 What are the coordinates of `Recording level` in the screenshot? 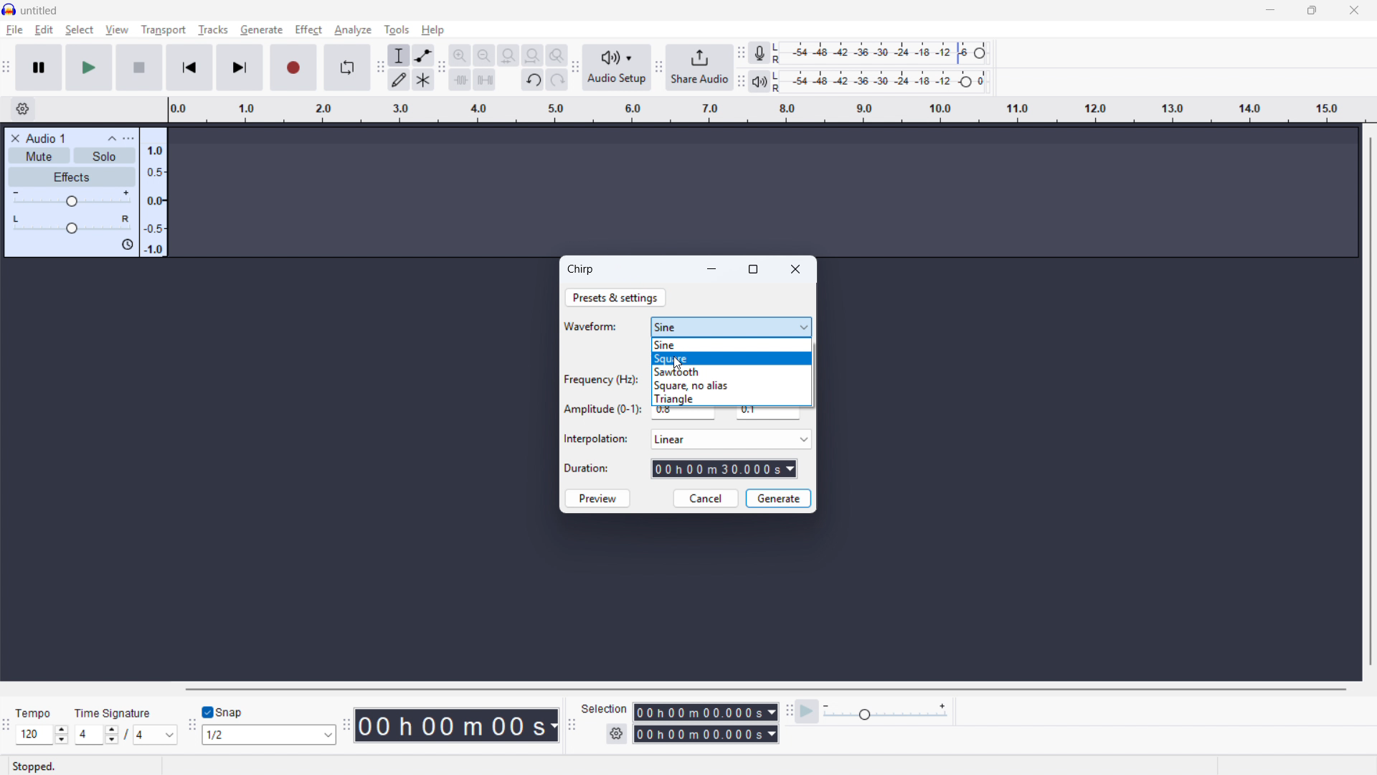 It's located at (884, 53).